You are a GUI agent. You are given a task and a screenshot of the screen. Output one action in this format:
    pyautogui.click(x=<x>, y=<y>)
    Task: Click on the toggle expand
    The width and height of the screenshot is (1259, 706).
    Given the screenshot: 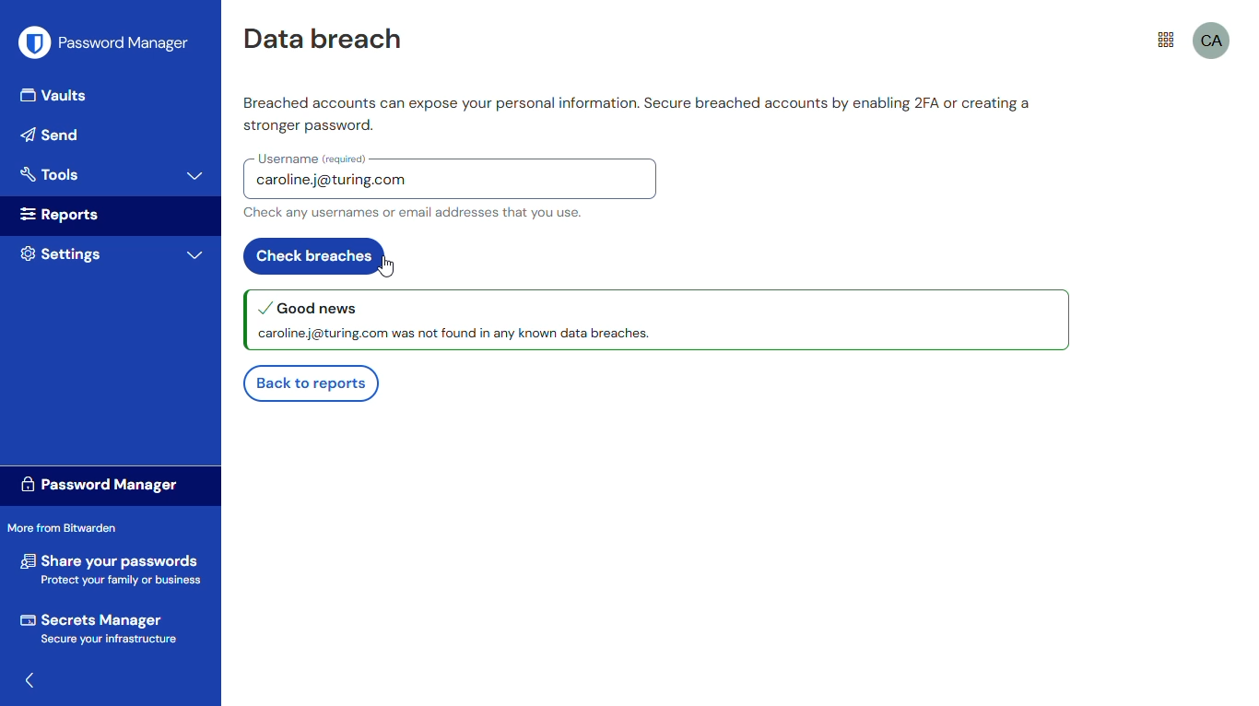 What is the action you would take?
    pyautogui.click(x=195, y=255)
    